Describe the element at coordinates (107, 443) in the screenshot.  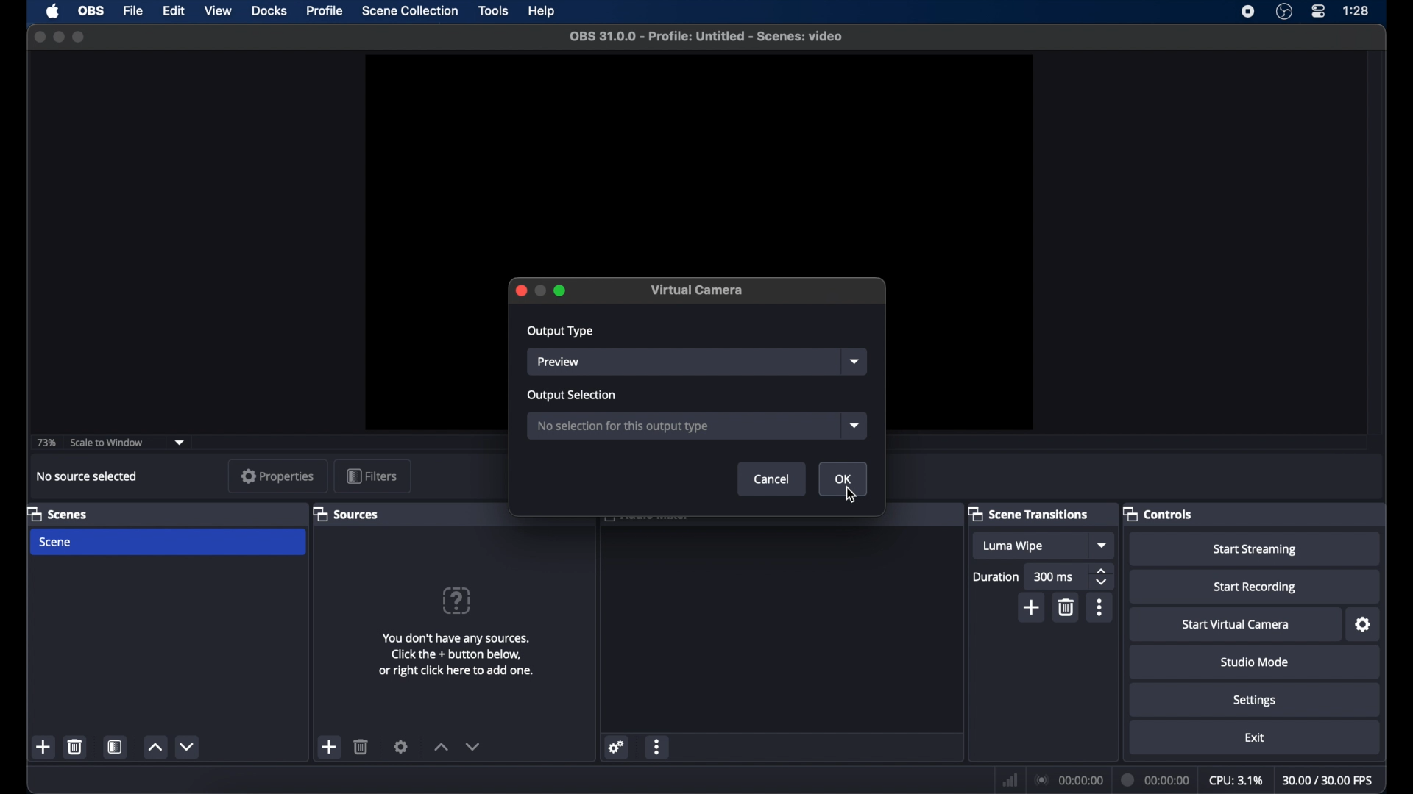
I see `scale to window` at that location.